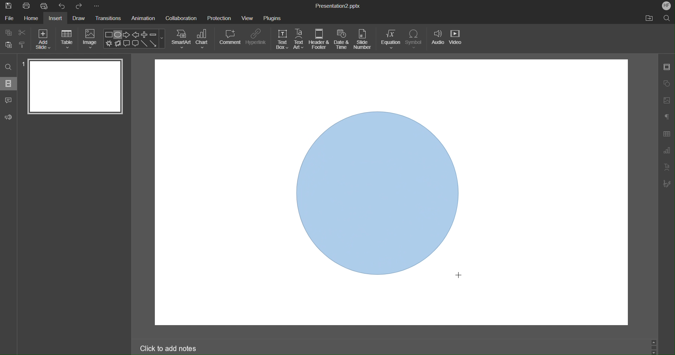  What do you see at coordinates (169, 348) in the screenshot?
I see `Click to add notes` at bounding box center [169, 348].